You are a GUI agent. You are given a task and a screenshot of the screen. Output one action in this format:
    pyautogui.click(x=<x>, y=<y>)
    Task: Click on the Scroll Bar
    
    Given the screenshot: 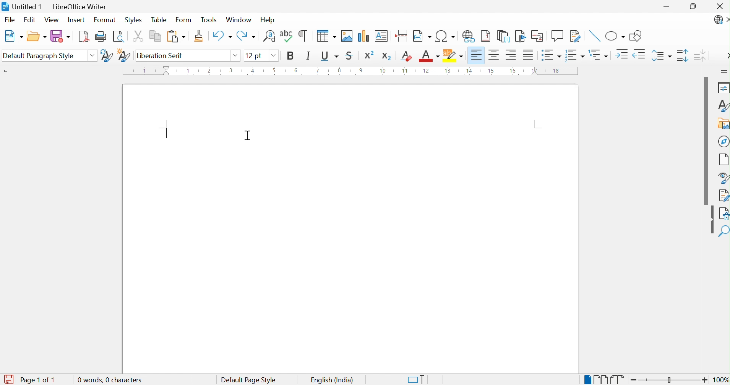 What is the action you would take?
    pyautogui.click(x=704, y=141)
    